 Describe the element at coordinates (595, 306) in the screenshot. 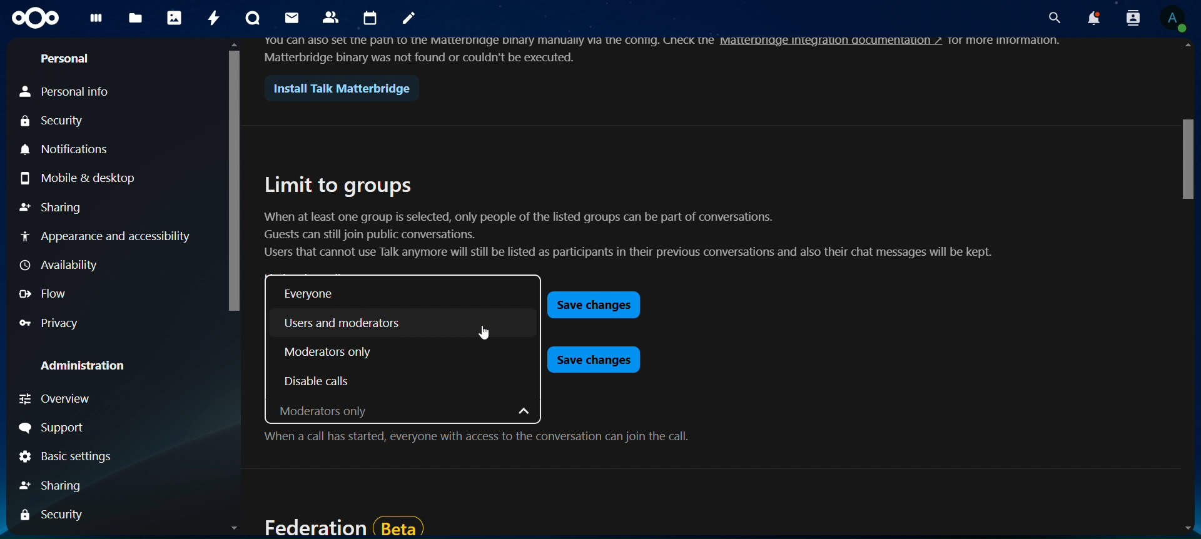

I see `save changes` at that location.